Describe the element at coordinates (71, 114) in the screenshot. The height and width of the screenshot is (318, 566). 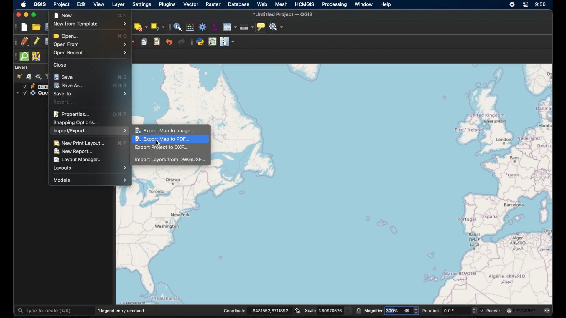
I see `properties` at that location.